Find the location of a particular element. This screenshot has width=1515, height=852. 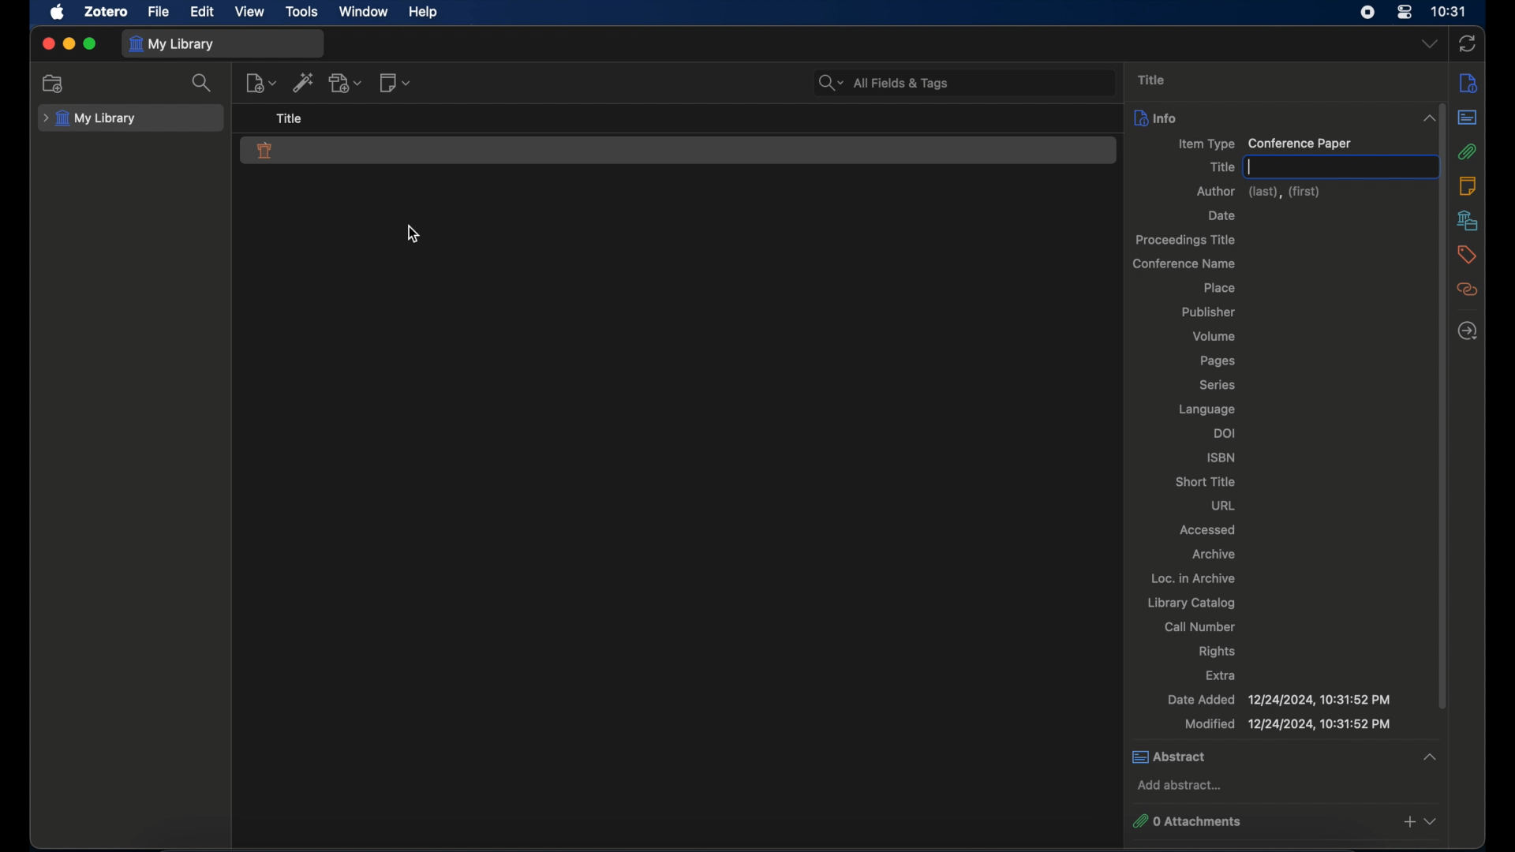

related is located at coordinates (1468, 290).